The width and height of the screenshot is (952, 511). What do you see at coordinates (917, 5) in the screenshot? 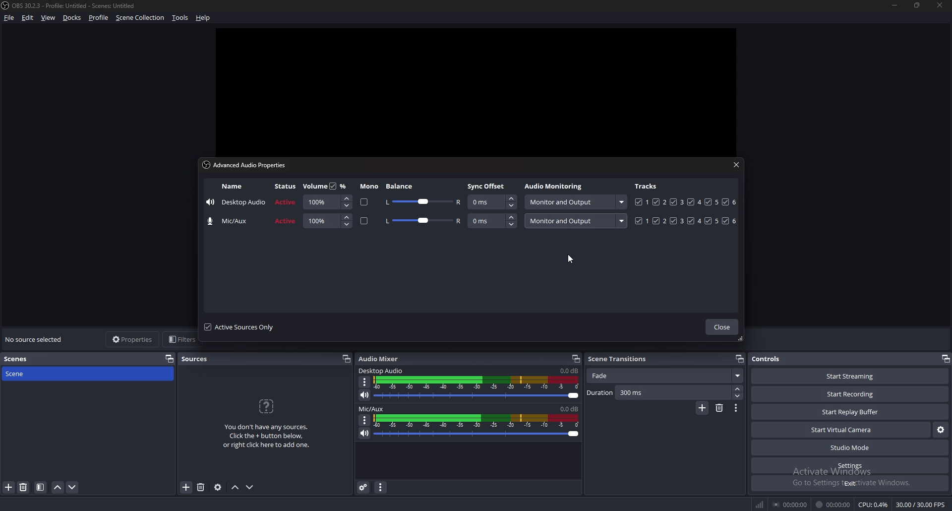
I see `resize` at bounding box center [917, 5].